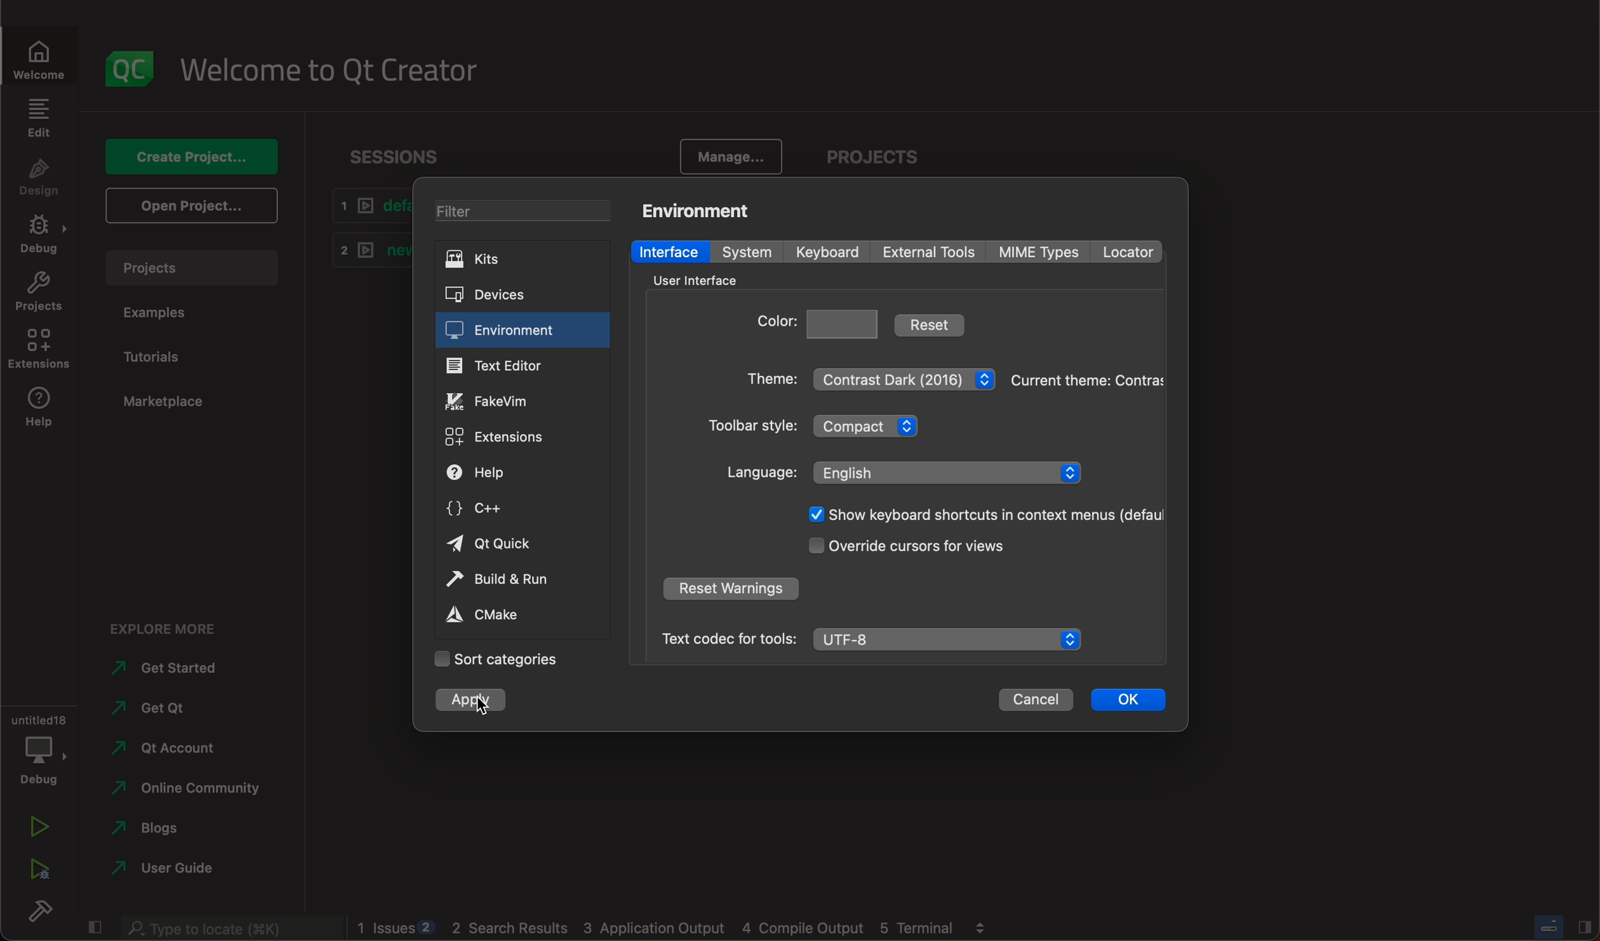 The height and width of the screenshot is (941, 1600). Describe the element at coordinates (820, 322) in the screenshot. I see `color` at that location.